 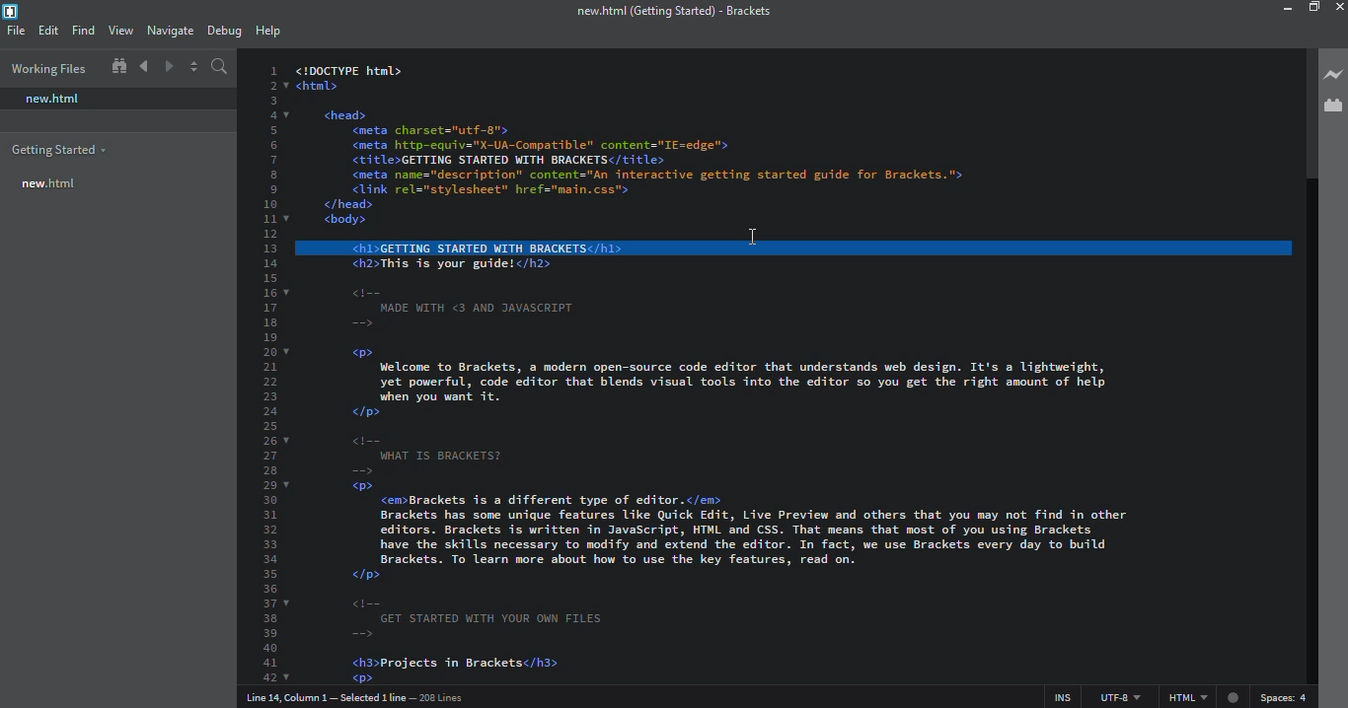 I want to click on getting started, so click(x=59, y=150).